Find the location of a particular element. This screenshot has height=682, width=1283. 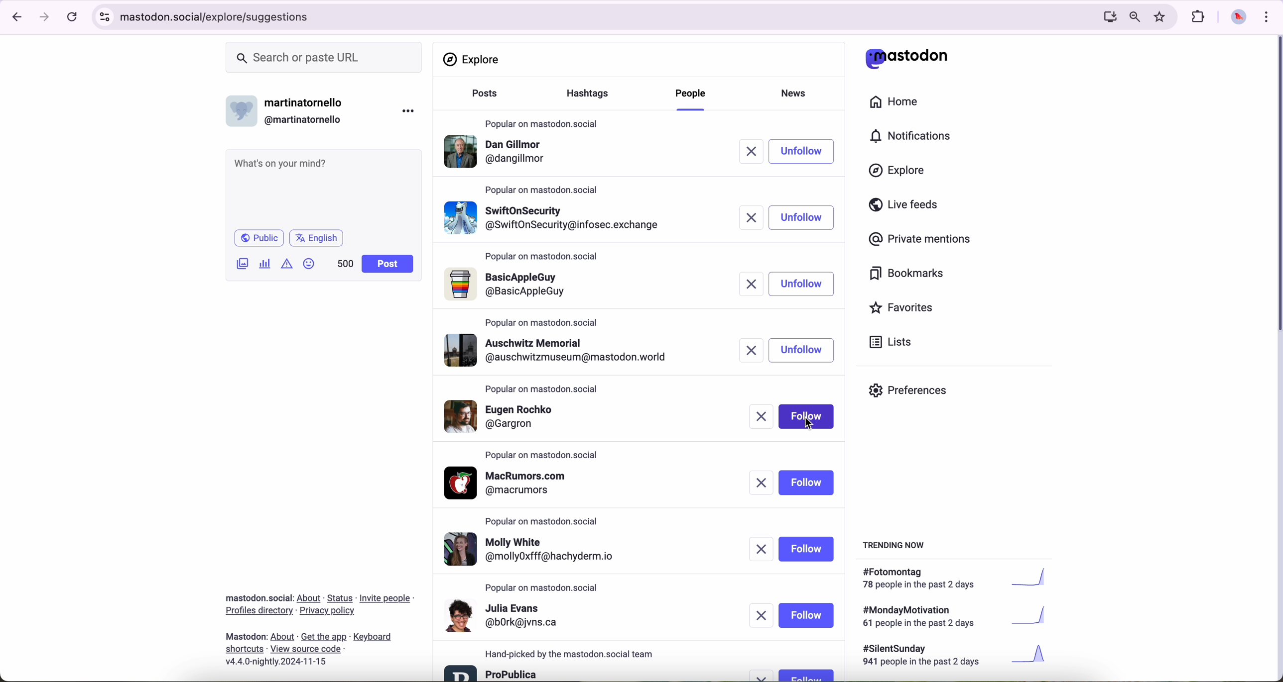

popular on mastodon.social is located at coordinates (543, 257).